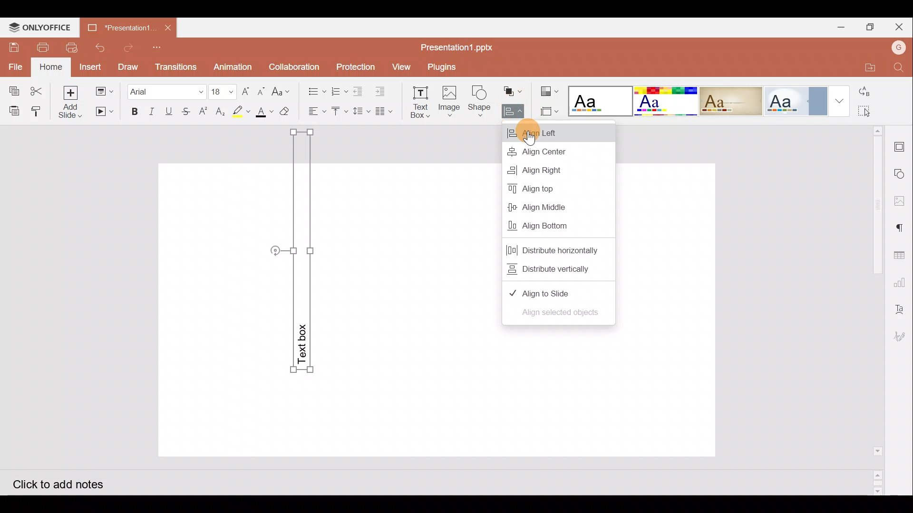  Describe the element at coordinates (233, 67) in the screenshot. I see `Animation` at that location.